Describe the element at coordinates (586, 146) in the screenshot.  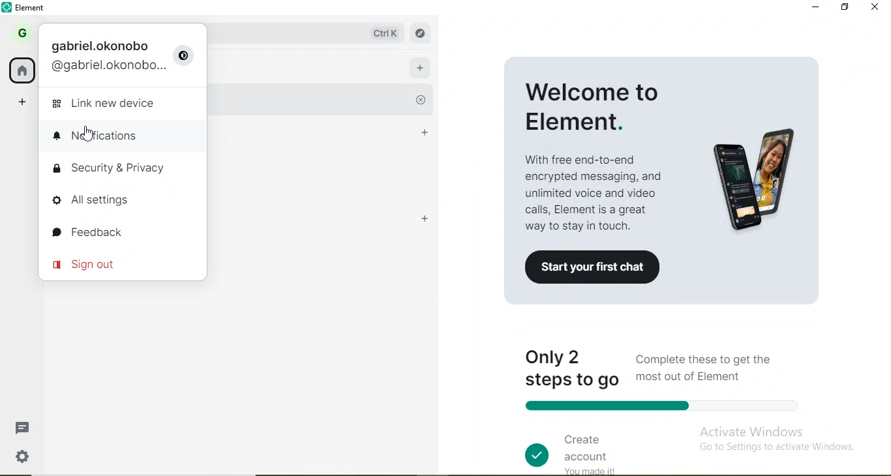
I see `welcome to element` at that location.